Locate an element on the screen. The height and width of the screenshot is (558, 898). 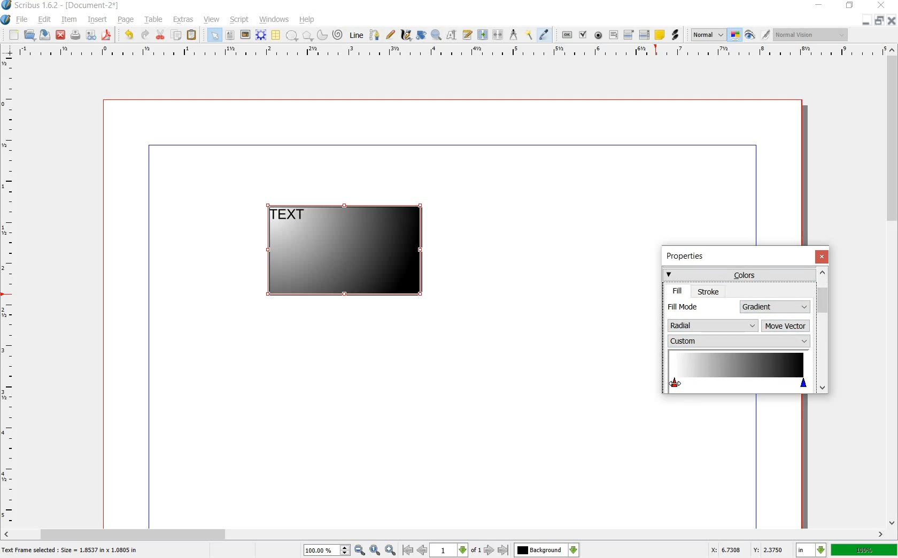
normal is located at coordinates (708, 35).